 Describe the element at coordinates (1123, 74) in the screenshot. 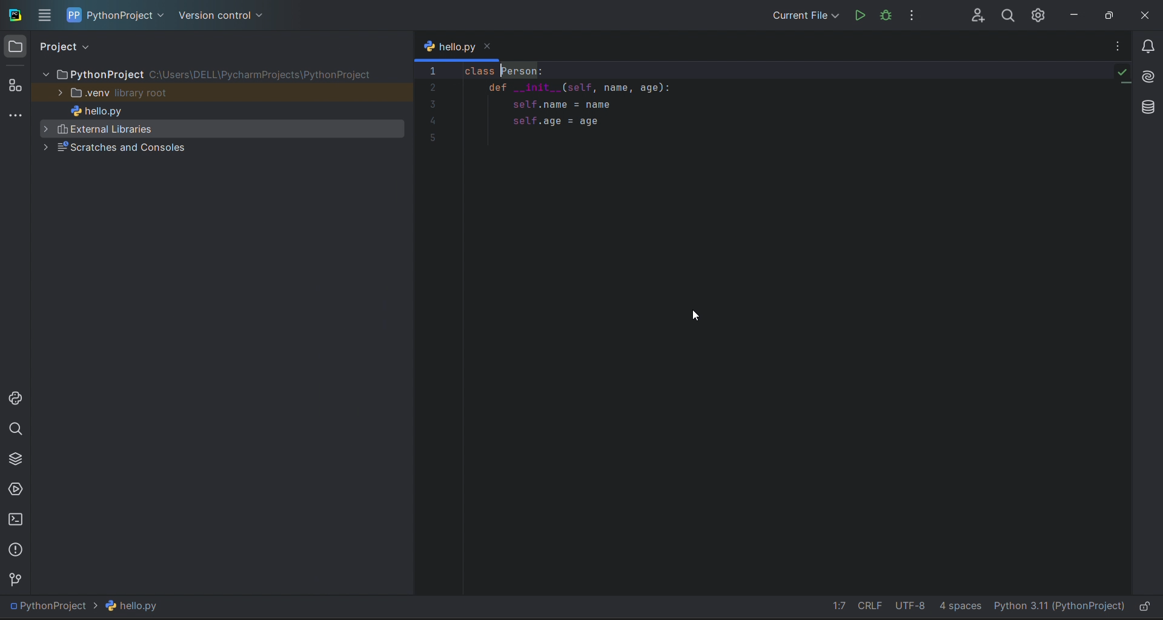

I see `Checked Icon` at that location.